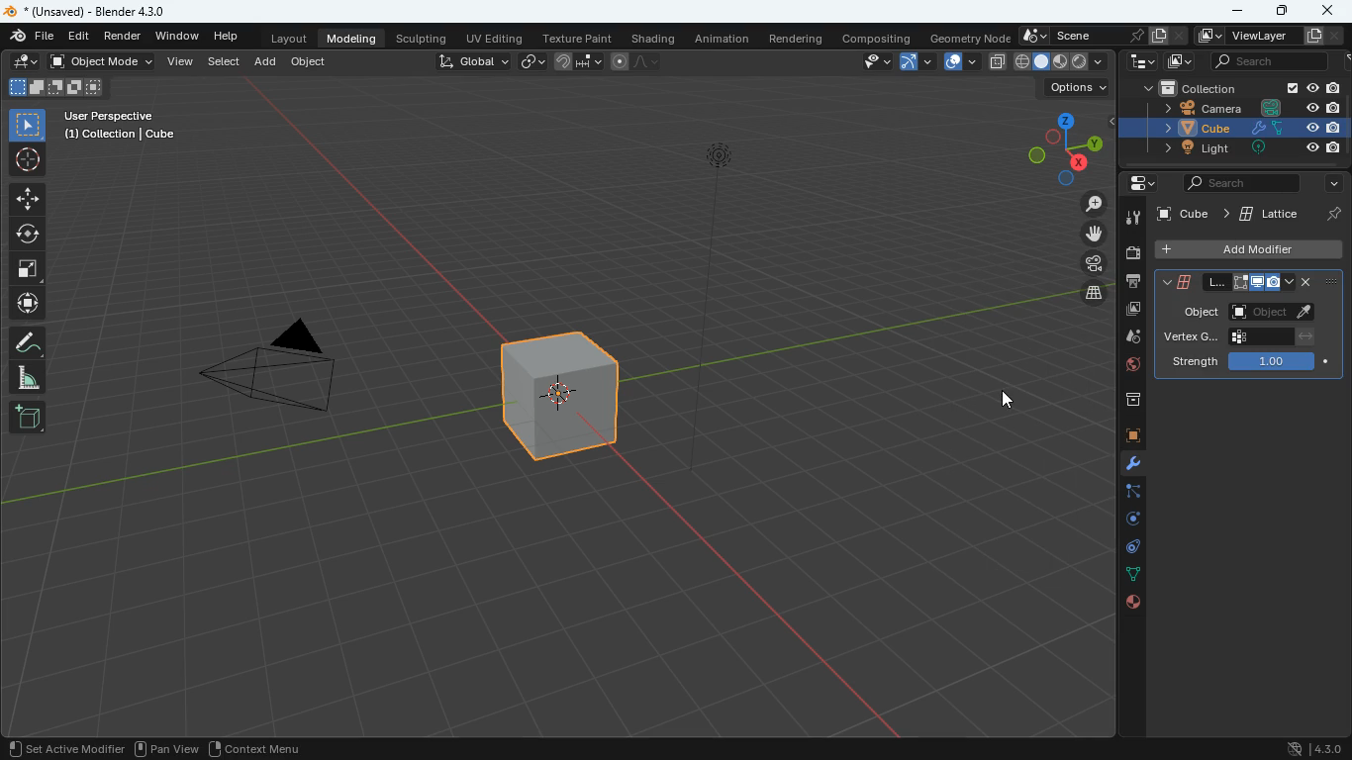 The image size is (1352, 760). Describe the element at coordinates (1235, 285) in the screenshot. I see `perks` at that location.